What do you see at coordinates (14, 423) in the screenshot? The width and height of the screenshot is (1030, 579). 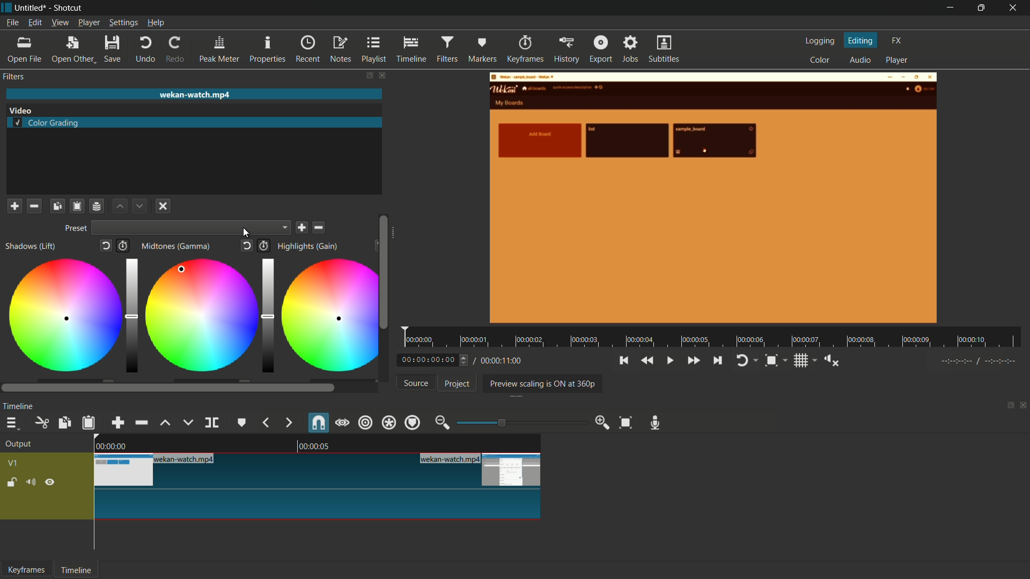 I see `timeline menu` at bounding box center [14, 423].